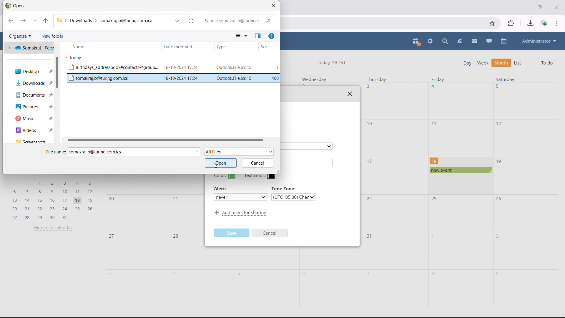 This screenshot has width=565, height=318. I want to click on 10, so click(370, 124).